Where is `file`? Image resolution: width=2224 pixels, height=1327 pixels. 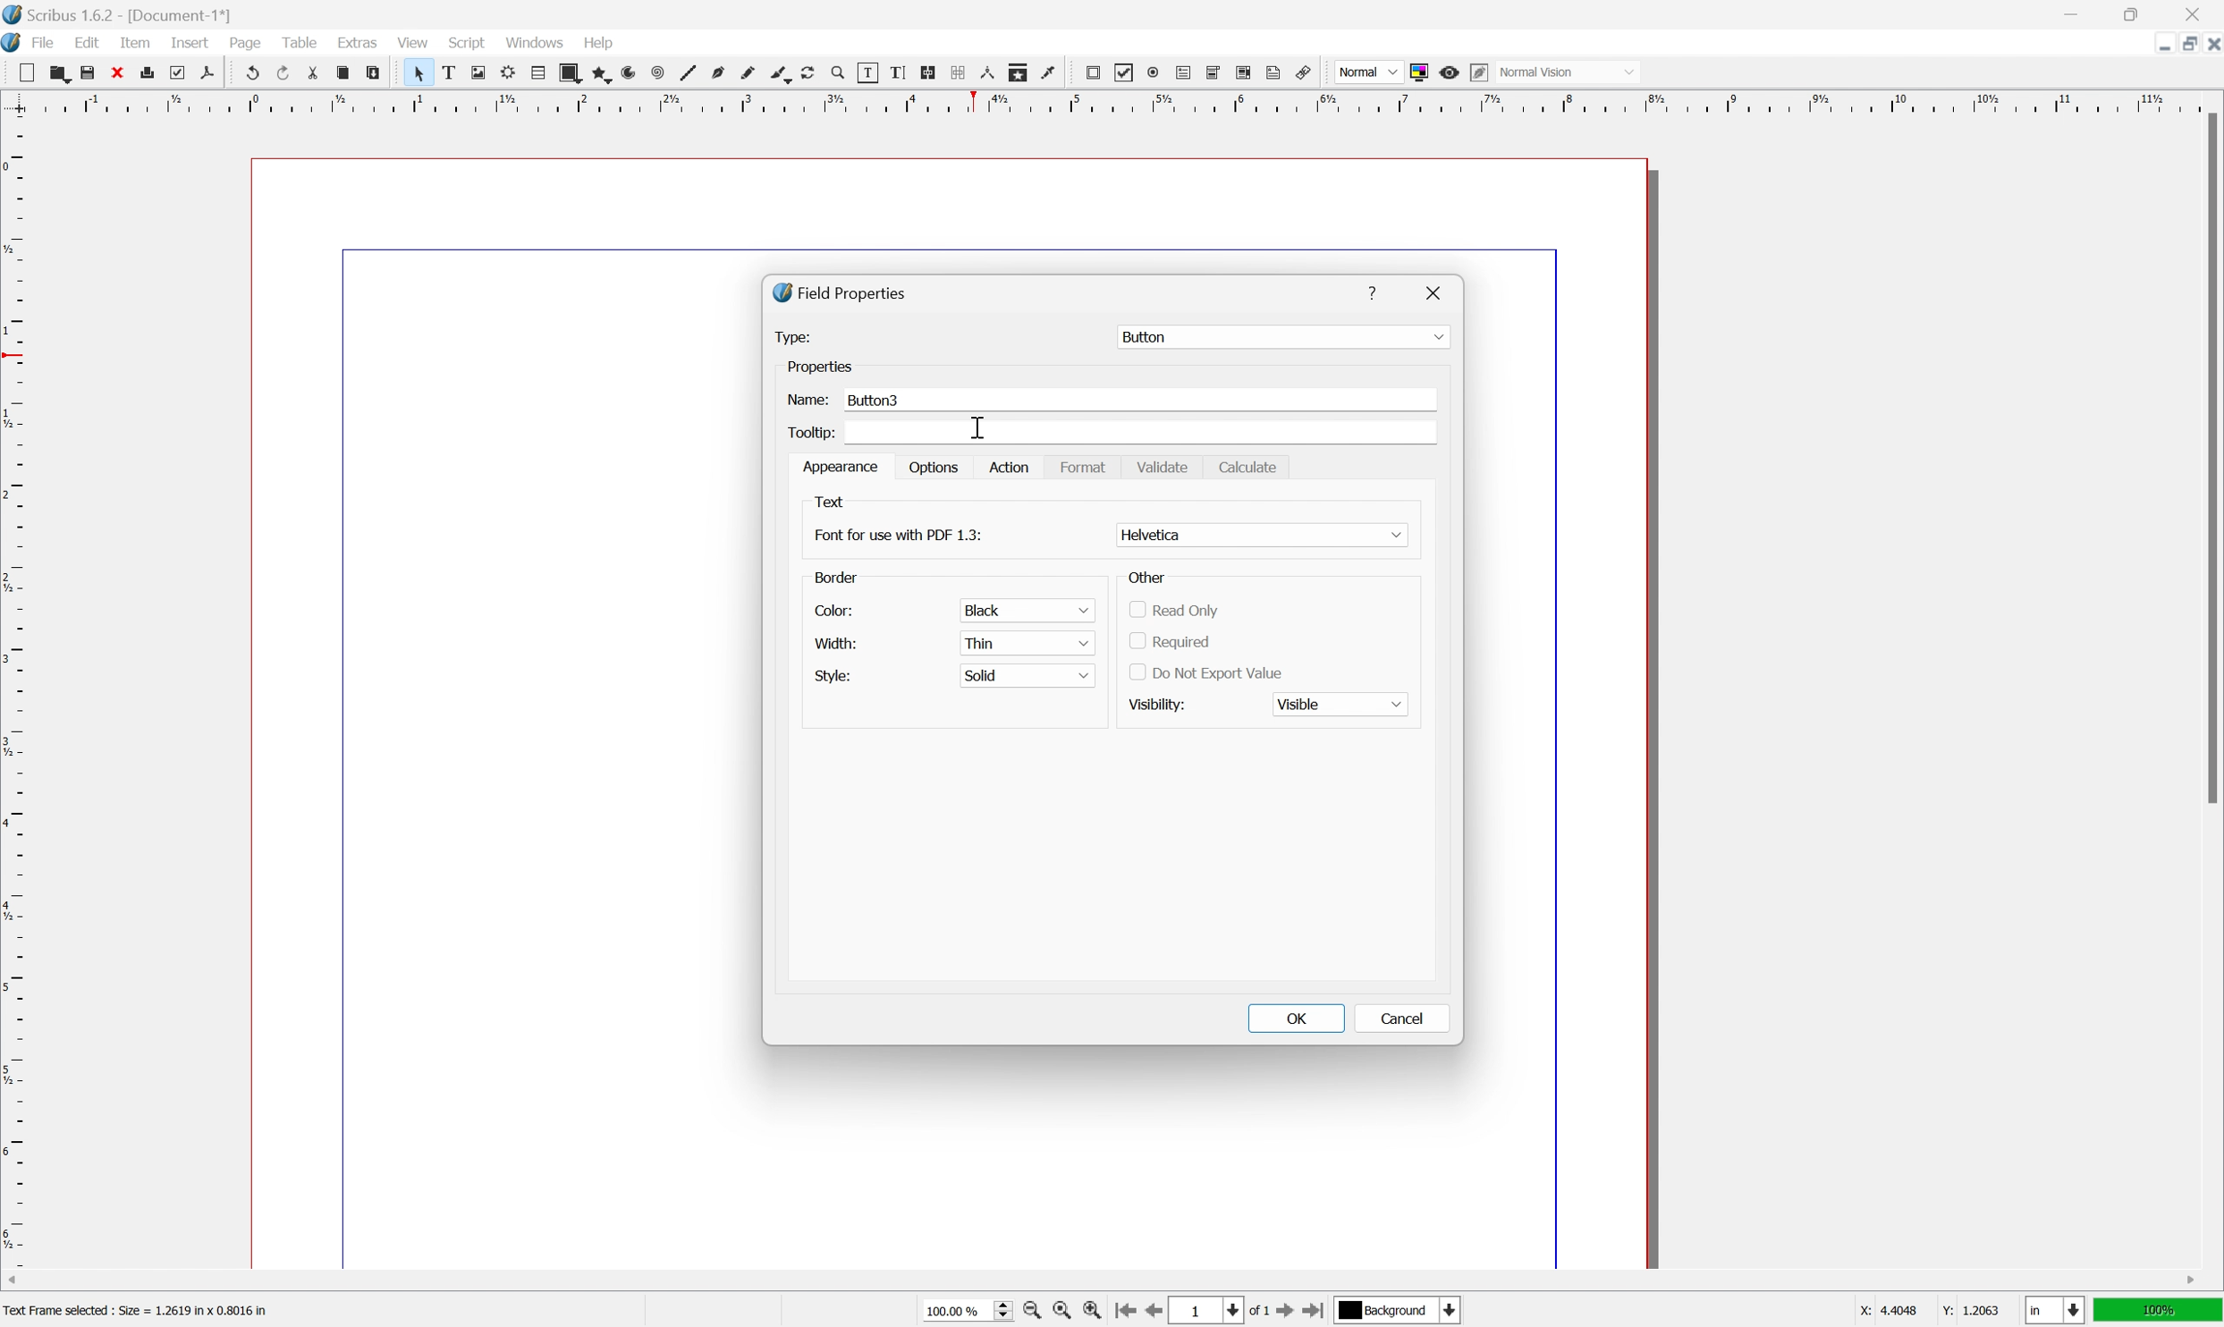 file is located at coordinates (48, 43).